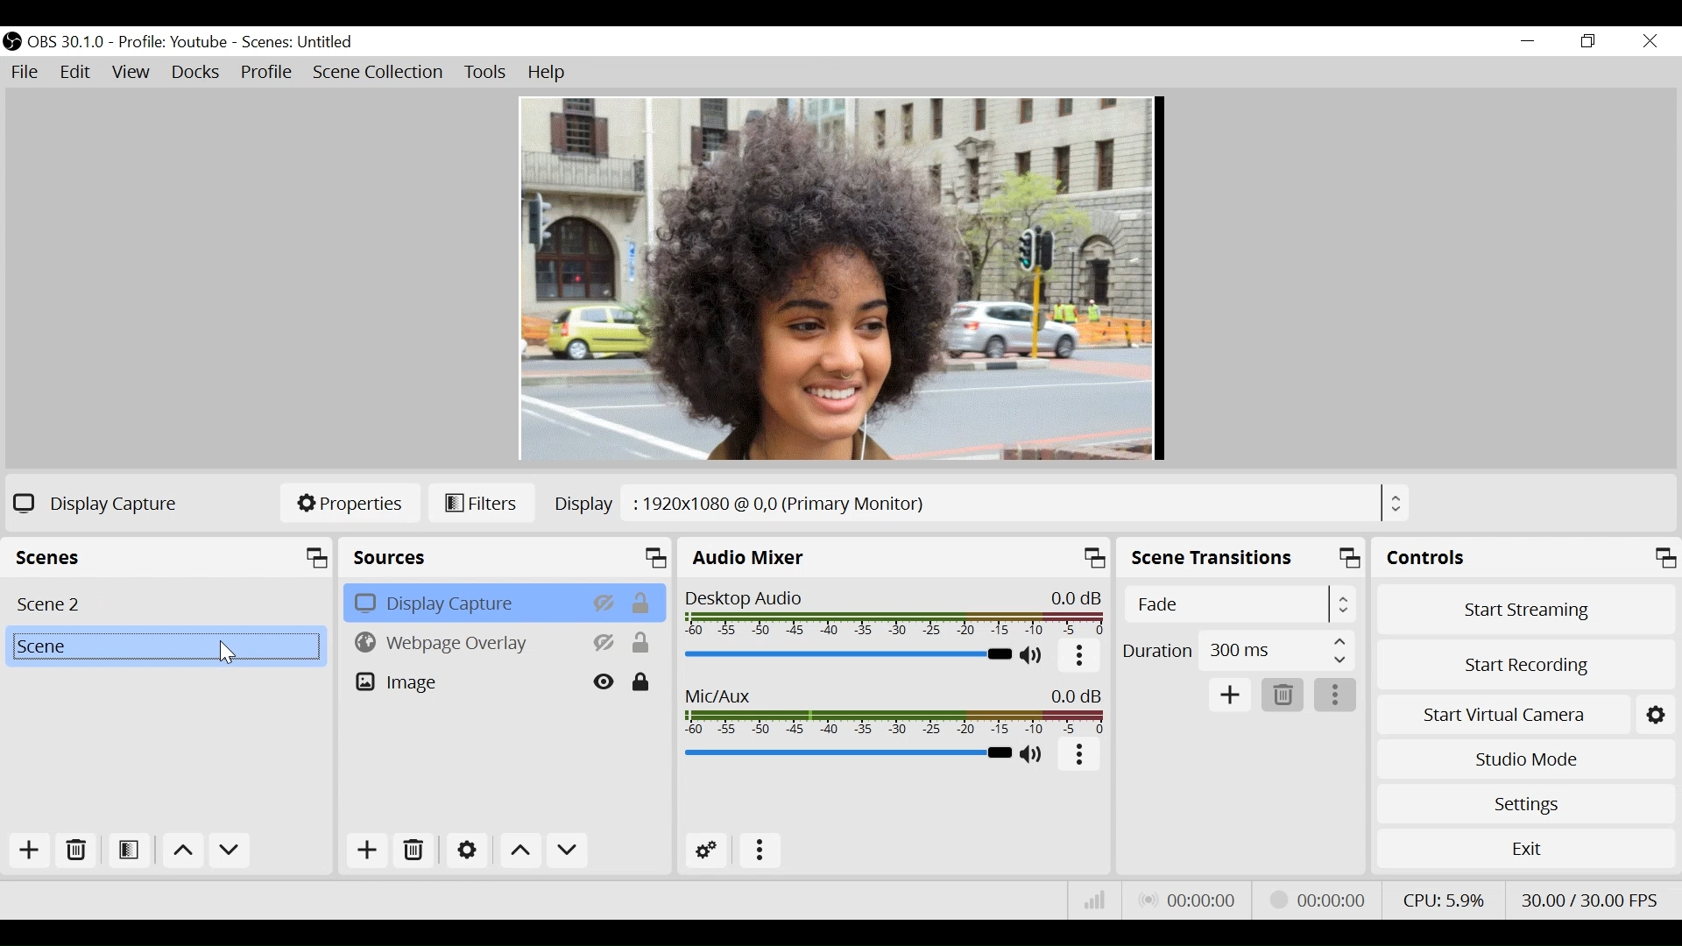 This screenshot has height=946, width=1682. Describe the element at coordinates (1092, 899) in the screenshot. I see `Bitrate` at that location.